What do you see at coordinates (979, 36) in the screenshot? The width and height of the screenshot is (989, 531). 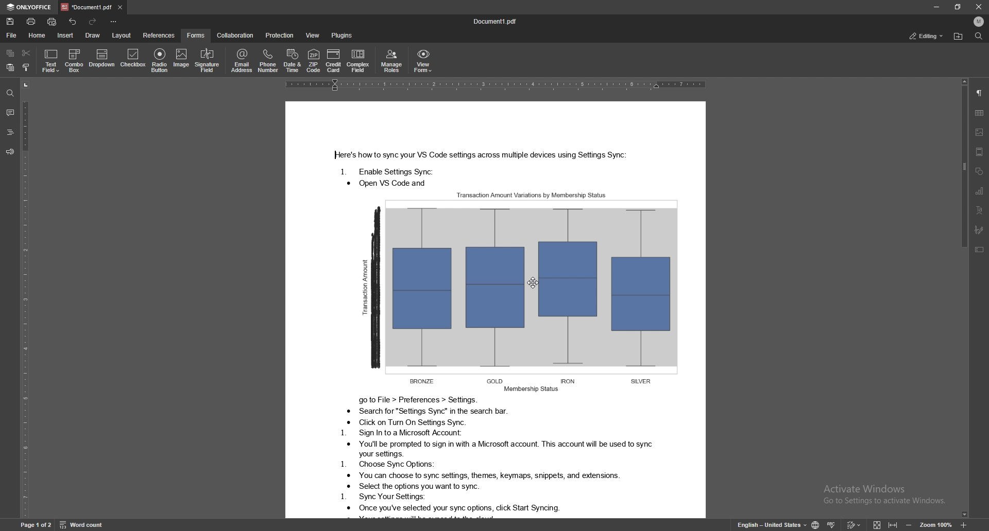 I see `find` at bounding box center [979, 36].